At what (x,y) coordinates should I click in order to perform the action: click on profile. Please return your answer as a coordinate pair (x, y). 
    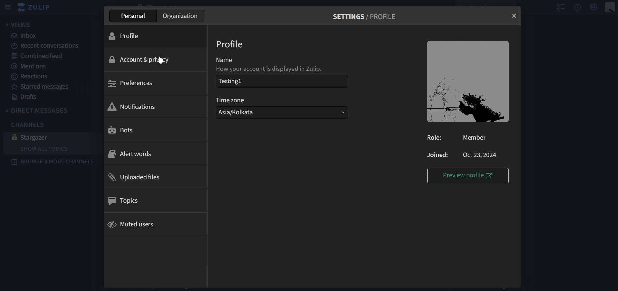
    Looking at the image, I should click on (124, 37).